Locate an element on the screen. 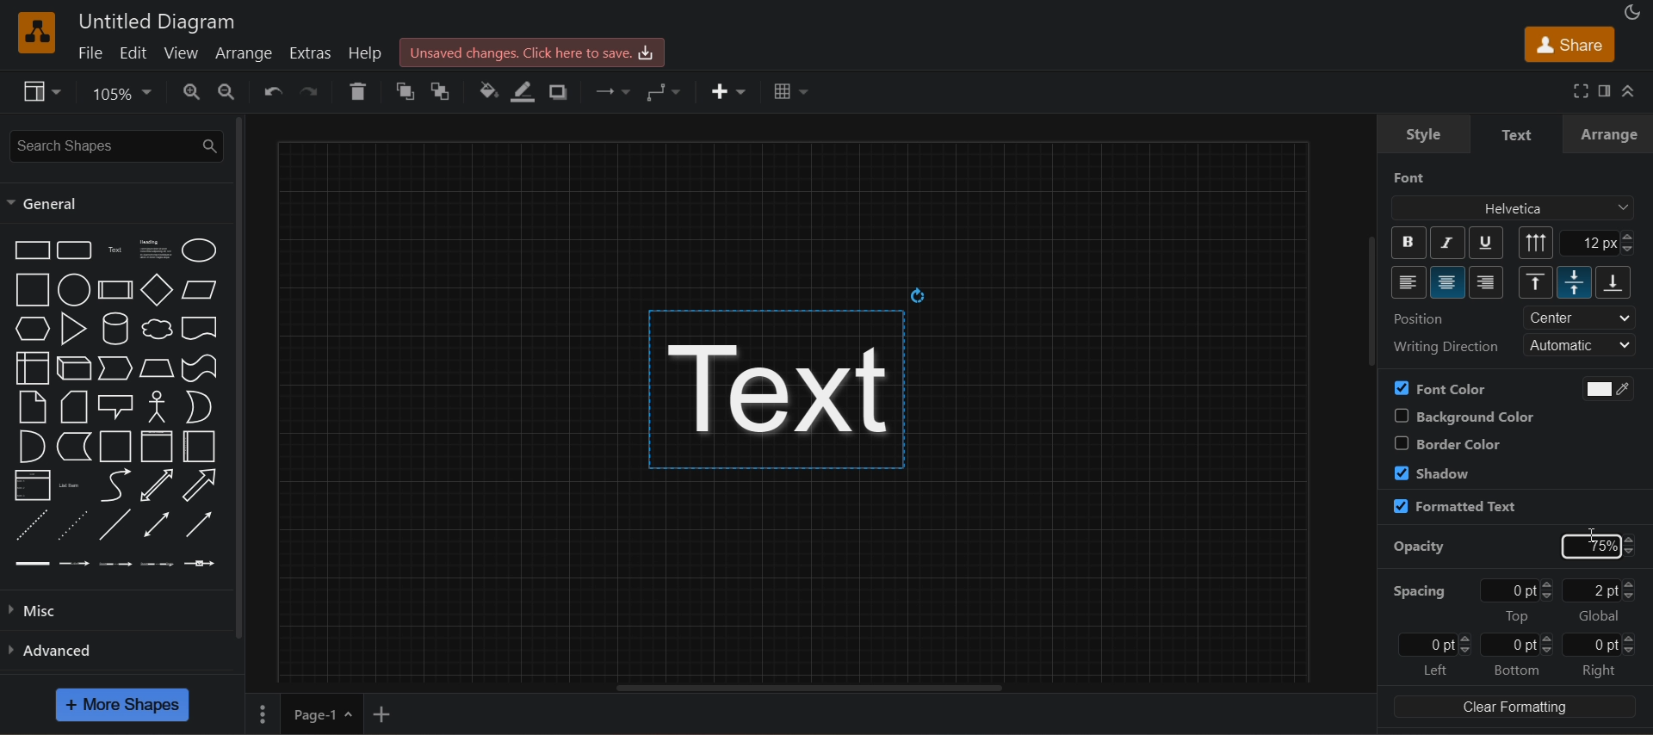 This screenshot has width=1653, height=735. tape is located at coordinates (201, 368).